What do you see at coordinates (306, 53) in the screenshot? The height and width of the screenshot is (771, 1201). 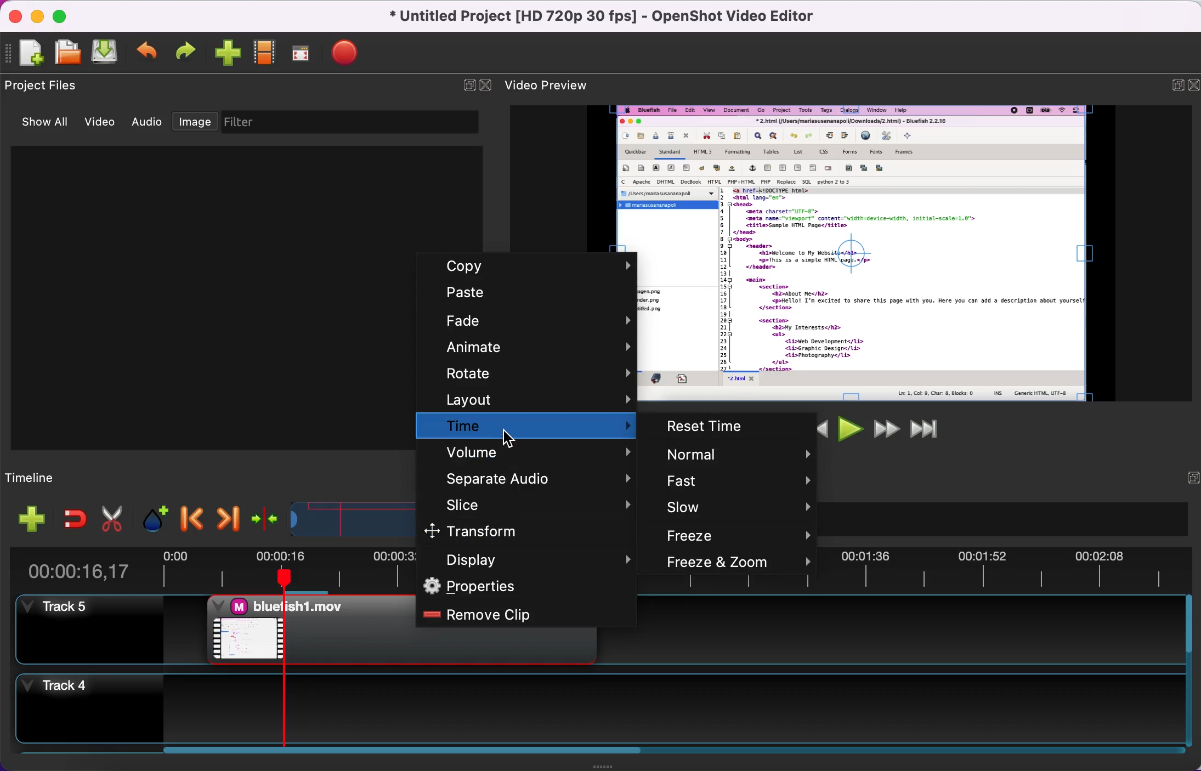 I see `full screen` at bounding box center [306, 53].